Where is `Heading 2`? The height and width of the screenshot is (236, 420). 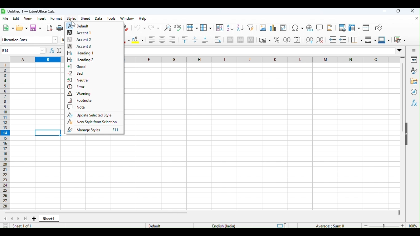
Heading 2 is located at coordinates (79, 60).